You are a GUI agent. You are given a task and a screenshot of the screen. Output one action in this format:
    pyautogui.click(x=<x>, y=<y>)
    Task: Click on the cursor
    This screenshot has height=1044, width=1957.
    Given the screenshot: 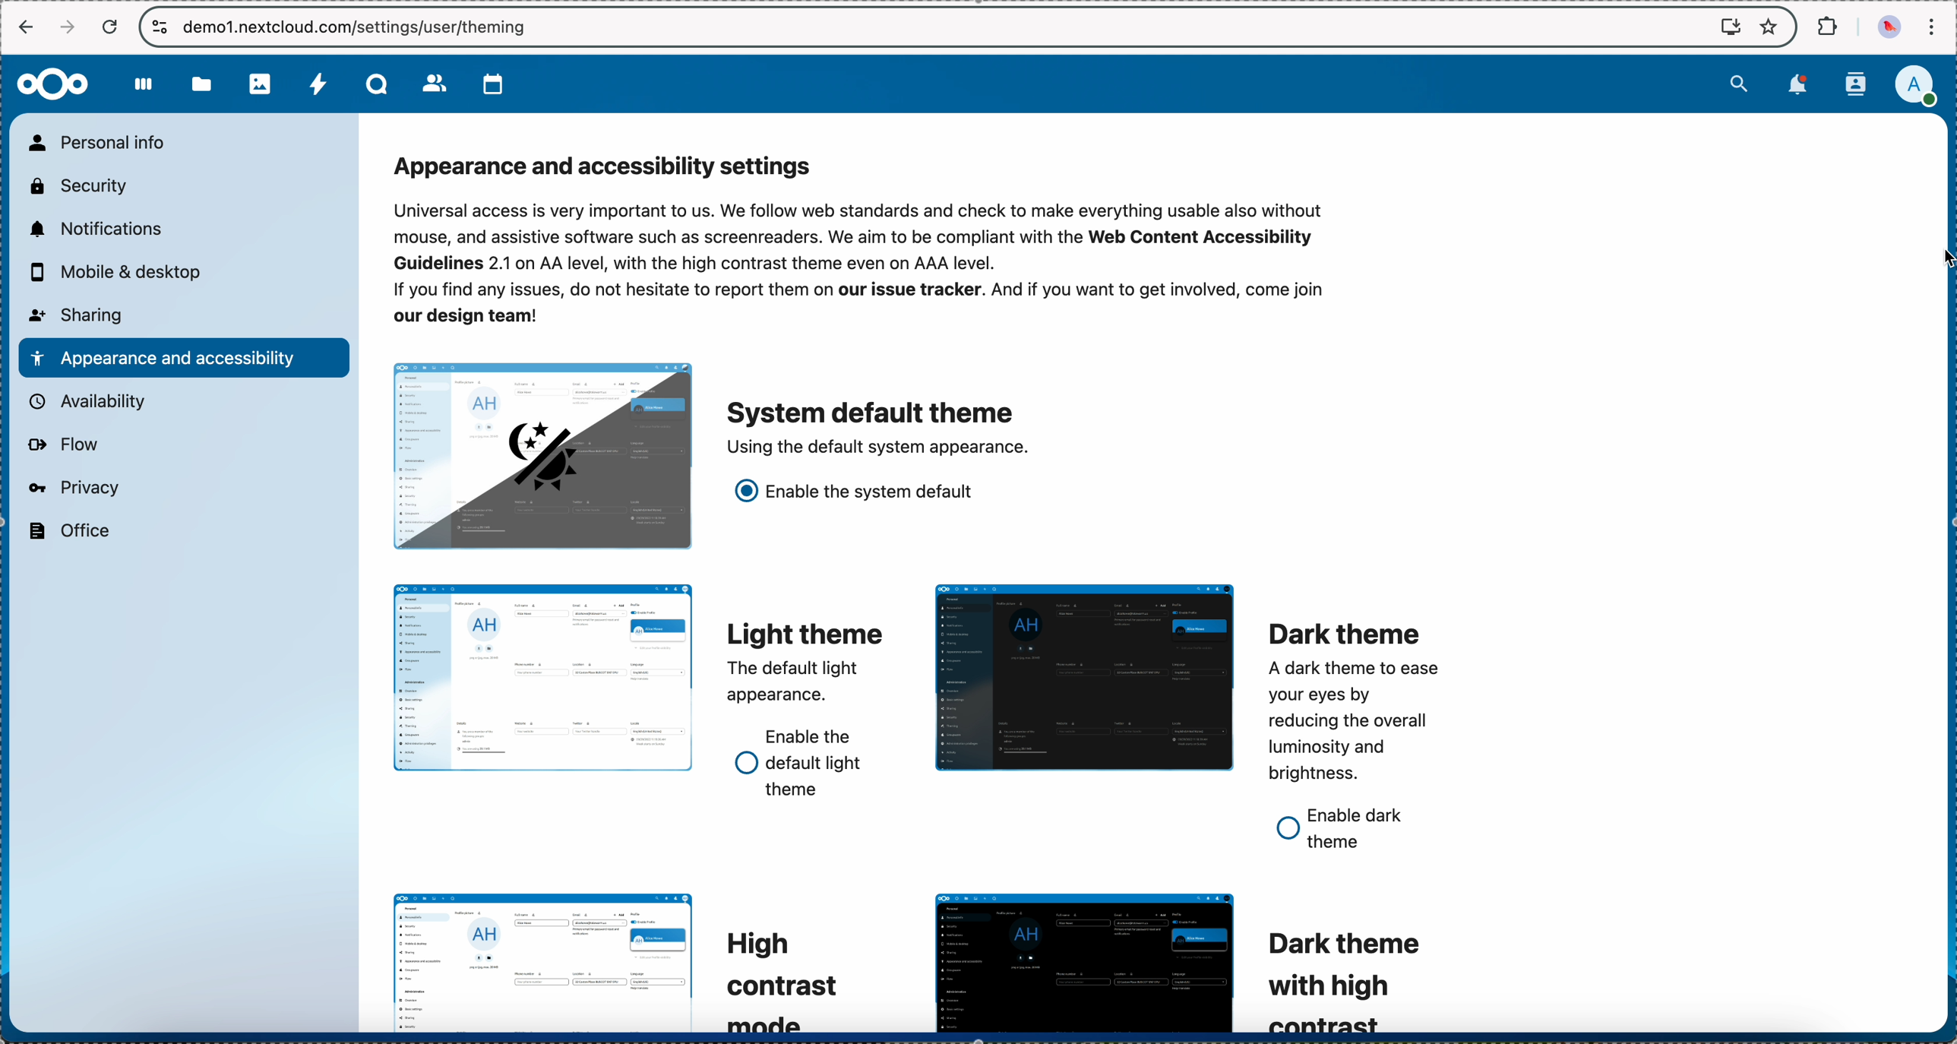 What is the action you would take?
    pyautogui.click(x=1923, y=261)
    